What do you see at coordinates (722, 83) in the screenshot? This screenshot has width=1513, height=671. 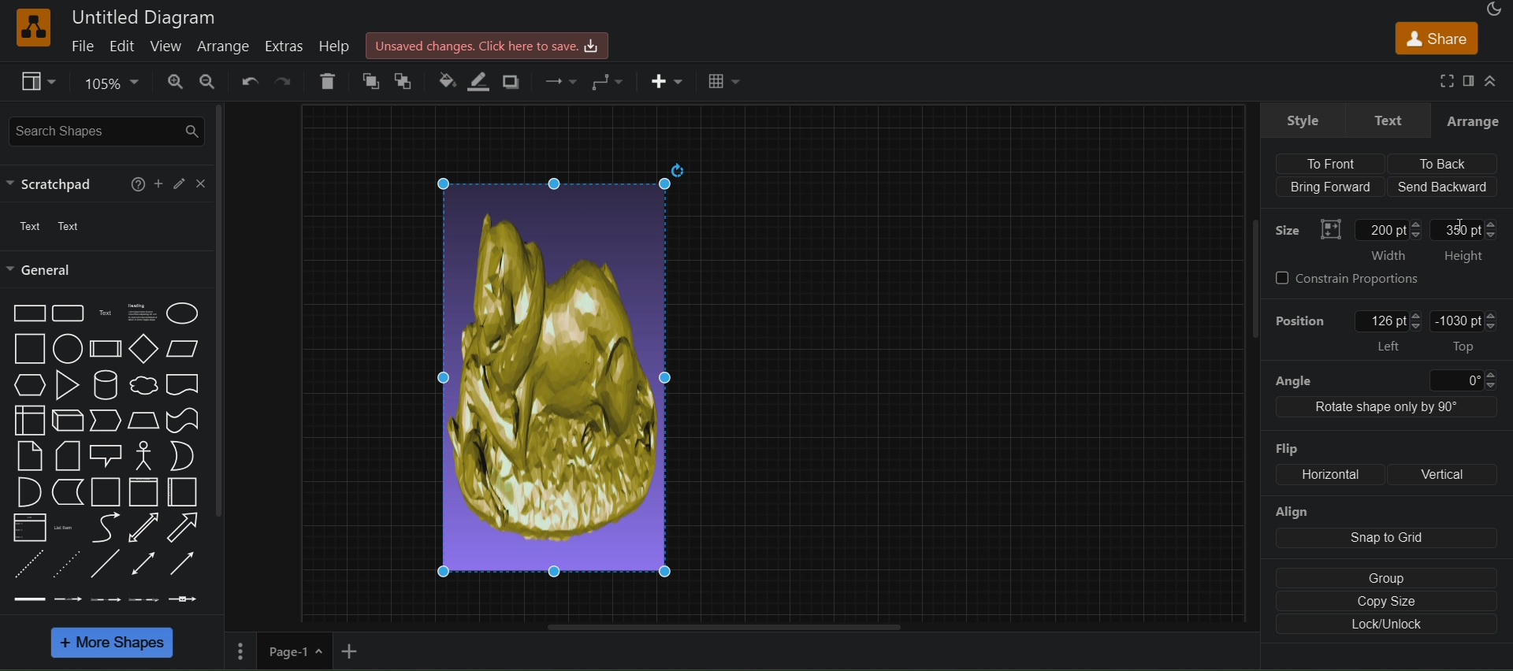 I see `Table` at bounding box center [722, 83].